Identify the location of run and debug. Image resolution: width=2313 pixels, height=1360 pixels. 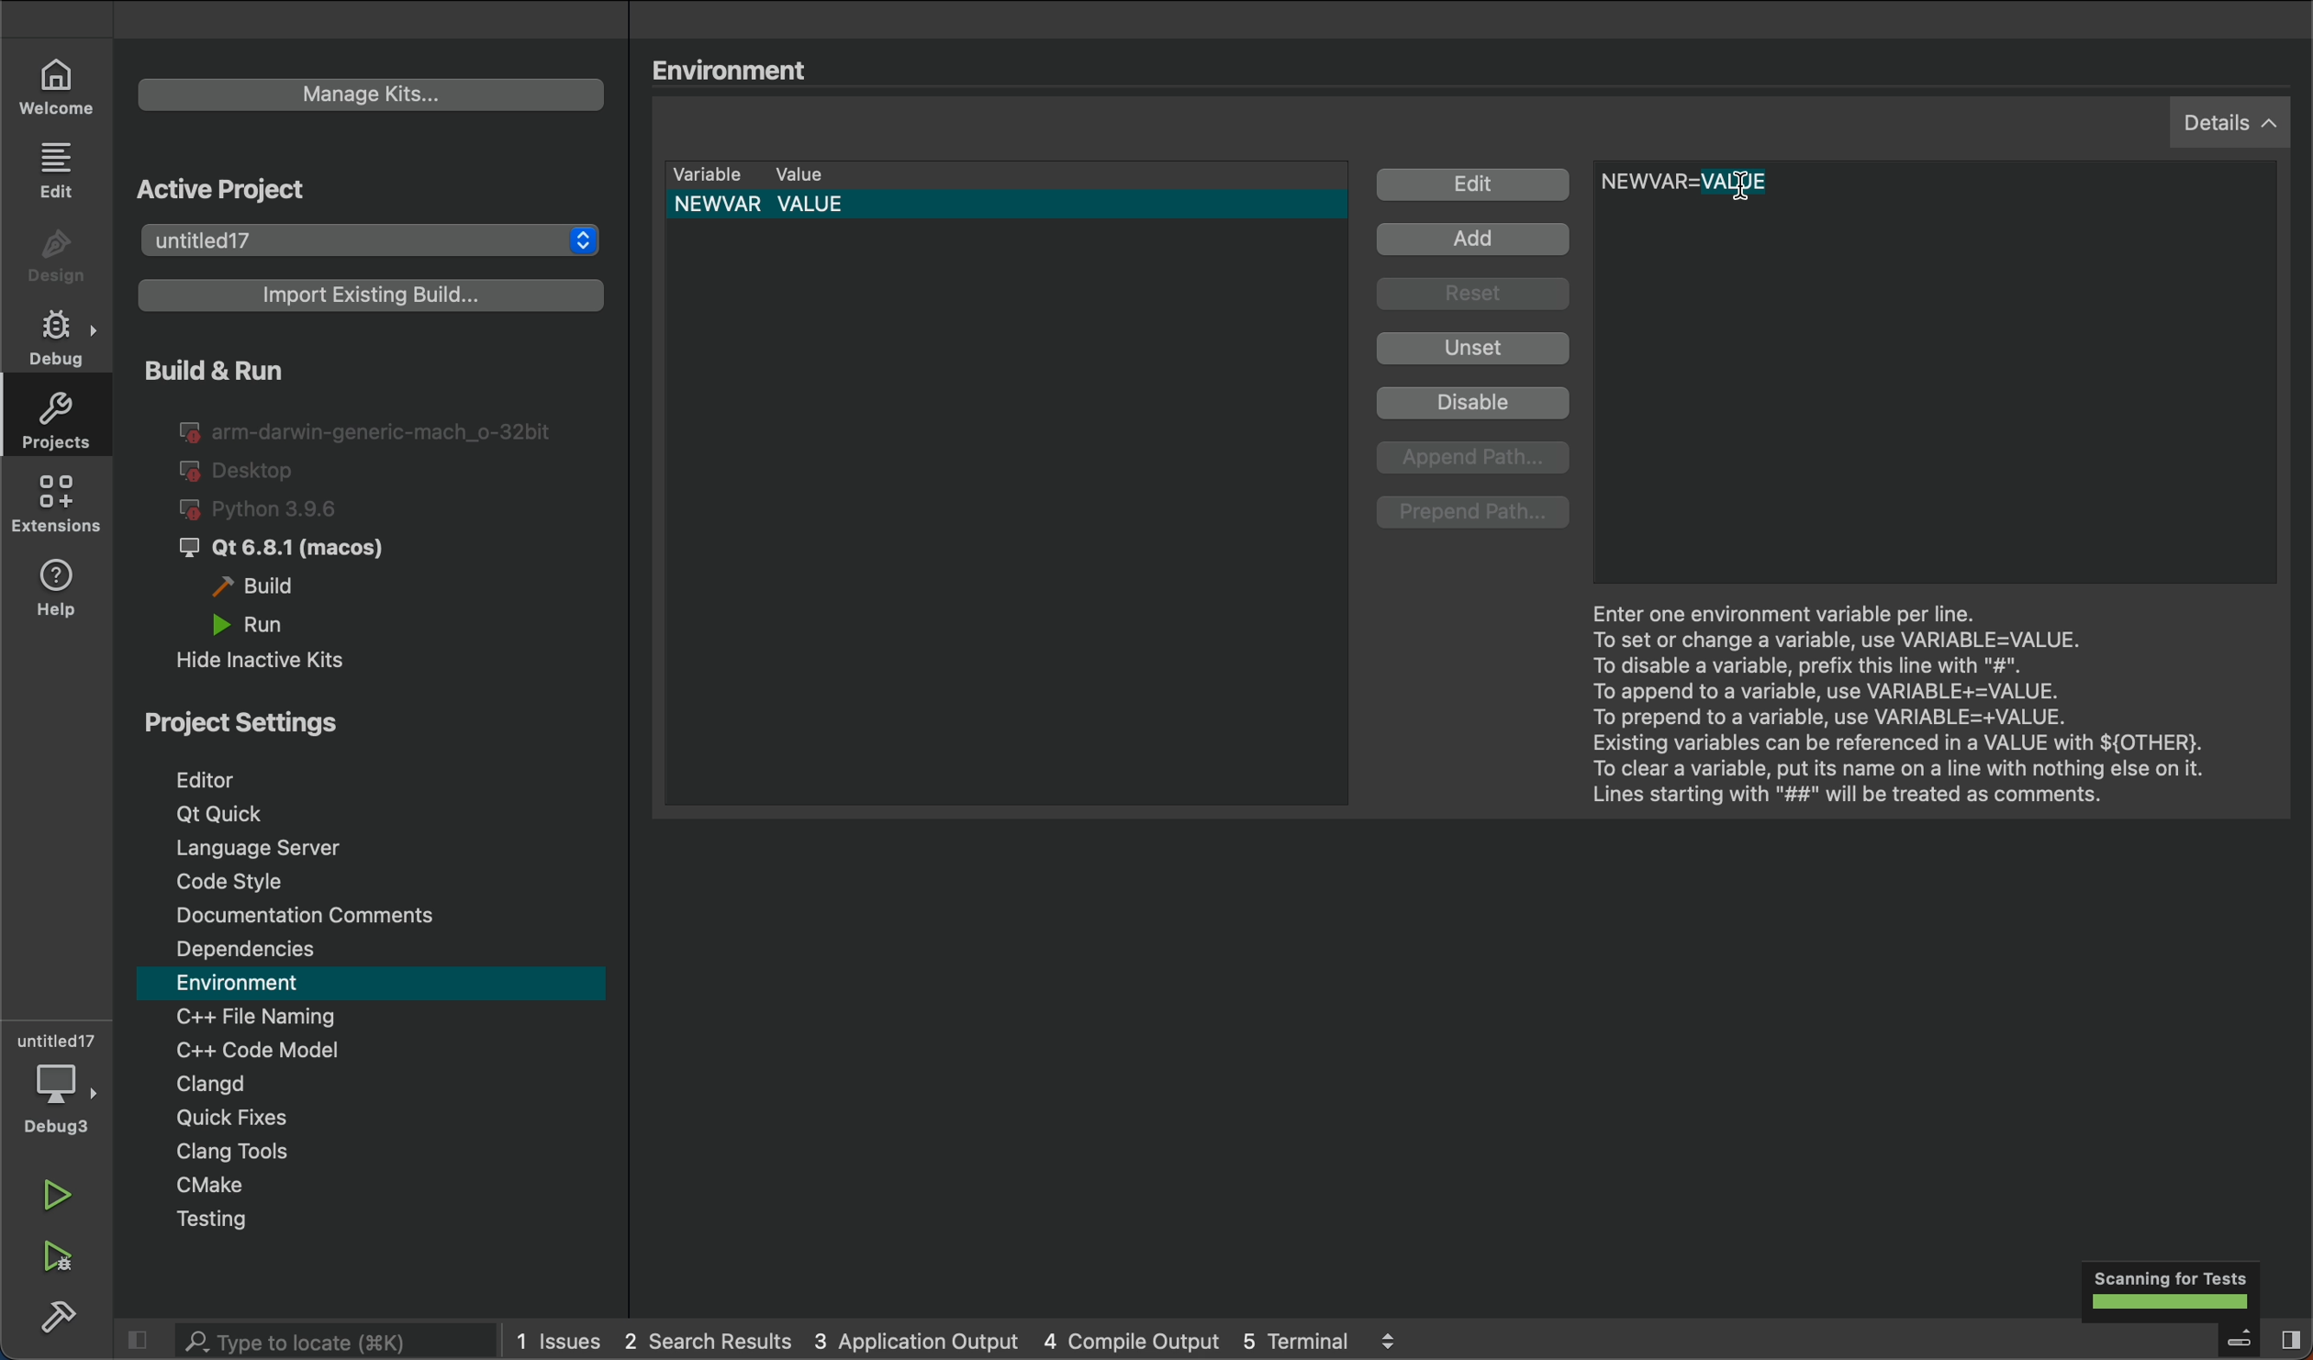
(64, 1259).